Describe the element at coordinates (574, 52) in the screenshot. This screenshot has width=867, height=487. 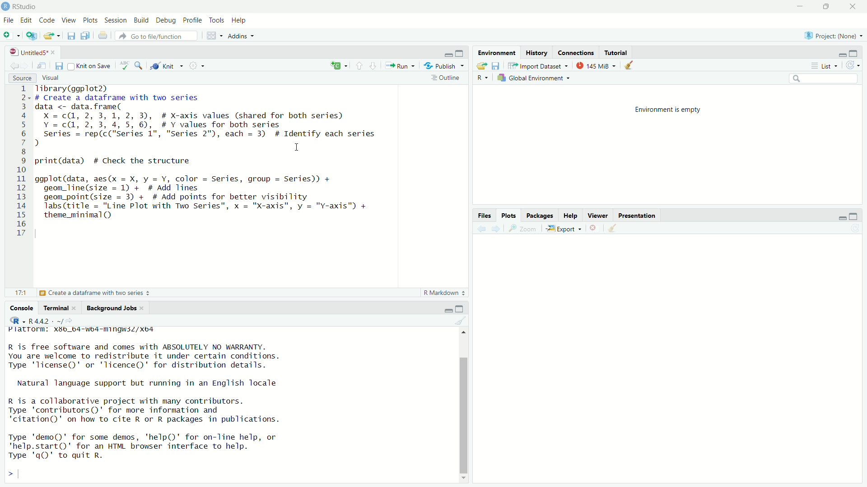
I see `Connections` at that location.